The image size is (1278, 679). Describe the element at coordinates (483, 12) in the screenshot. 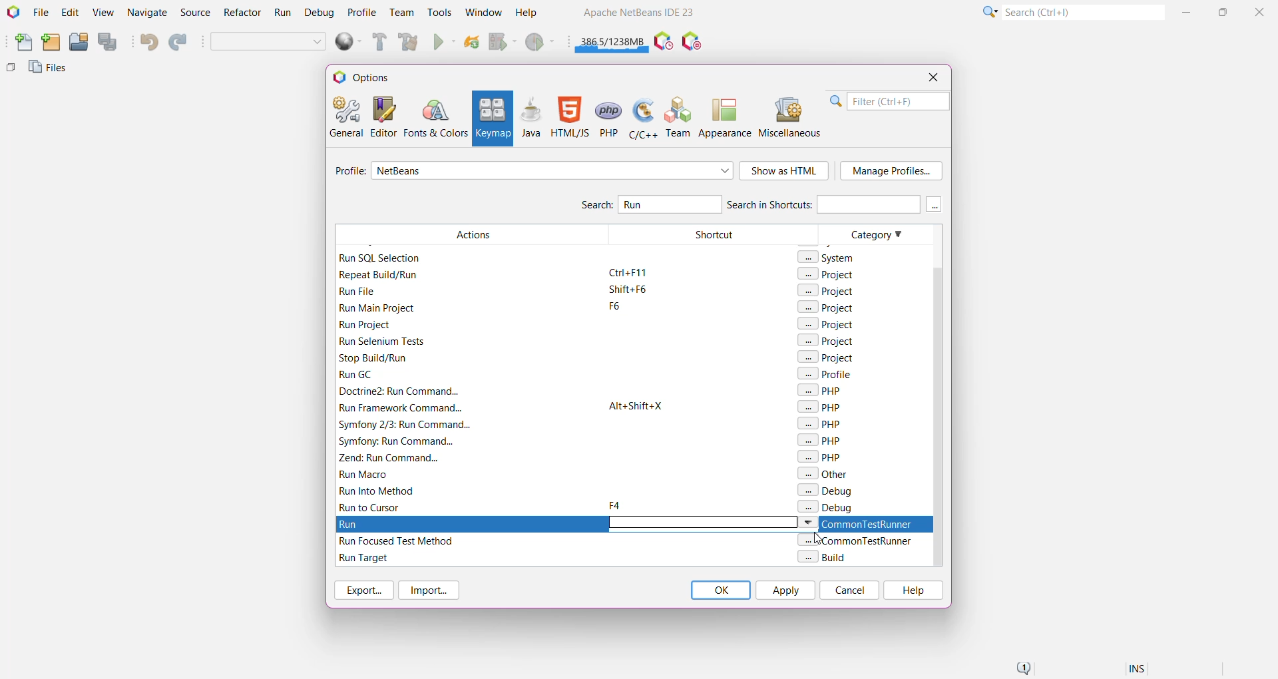

I see `Window` at that location.